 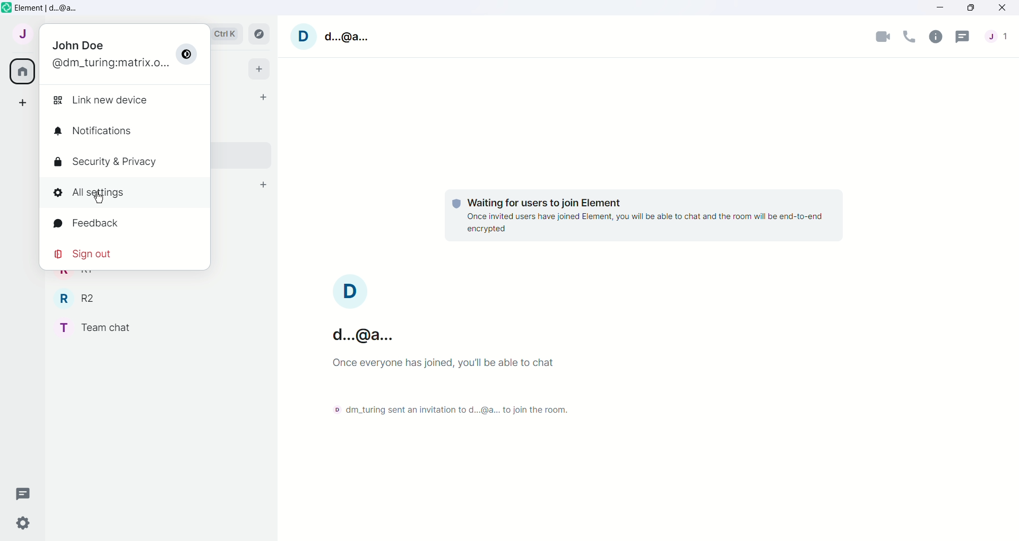 What do you see at coordinates (81, 298) in the screenshot?
I see `R2 - Room Name` at bounding box center [81, 298].